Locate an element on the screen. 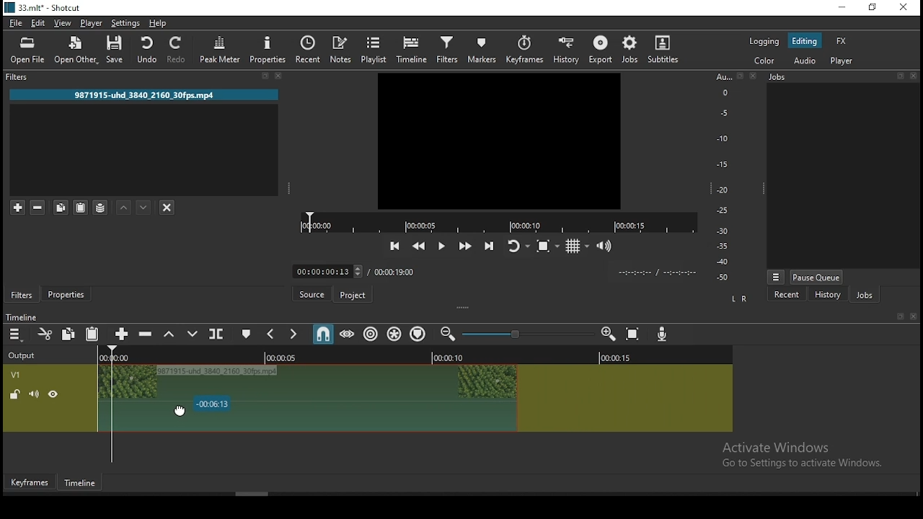 This screenshot has width=923, height=519. add a filter is located at coordinates (17, 207).